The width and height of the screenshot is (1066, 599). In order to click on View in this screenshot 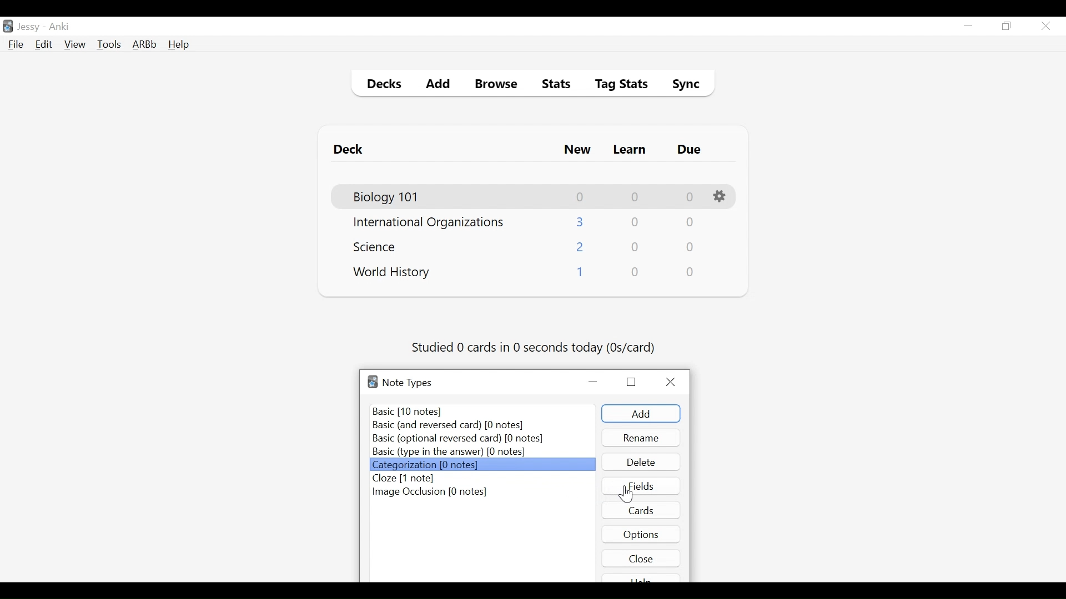, I will do `click(76, 44)`.